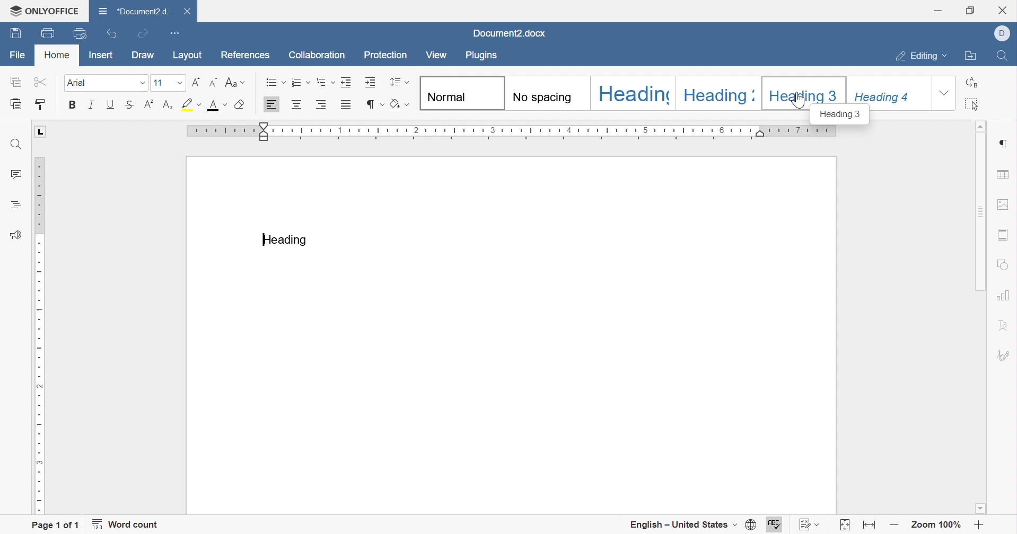 This screenshot has width=1017, height=534. Describe the element at coordinates (247, 54) in the screenshot. I see `References` at that location.